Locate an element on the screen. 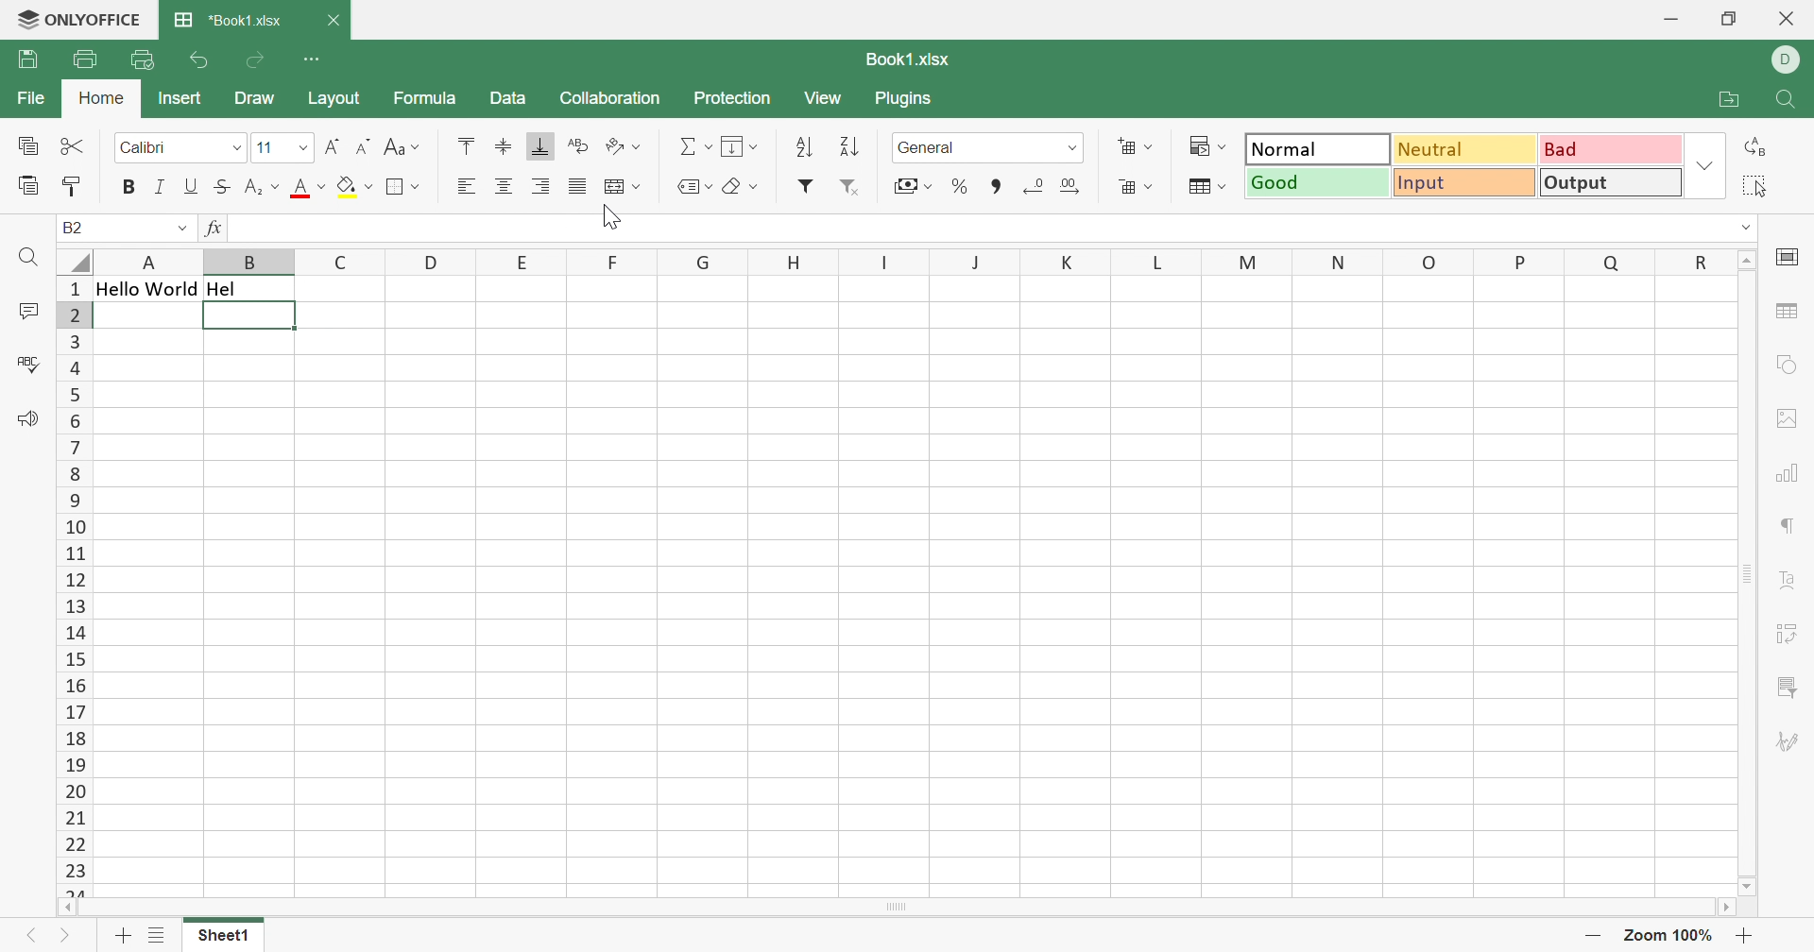 The image size is (1814, 952). Input is located at coordinates (1463, 180).